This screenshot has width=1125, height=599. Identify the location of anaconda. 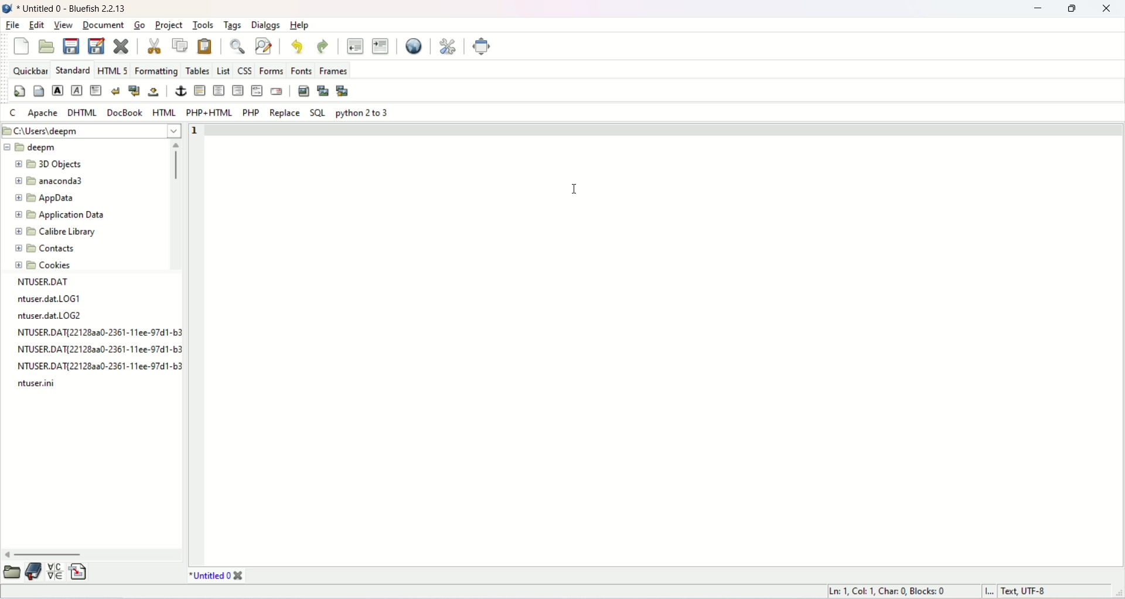
(48, 183).